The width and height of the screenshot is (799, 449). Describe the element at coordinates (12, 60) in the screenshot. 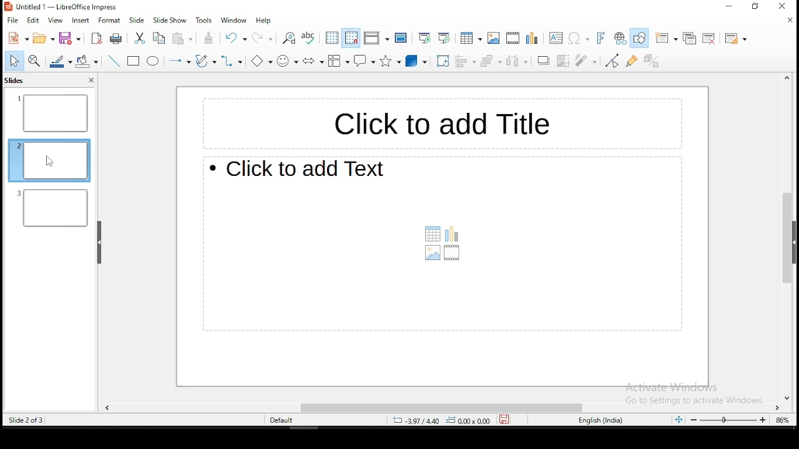

I see `select tool` at that location.